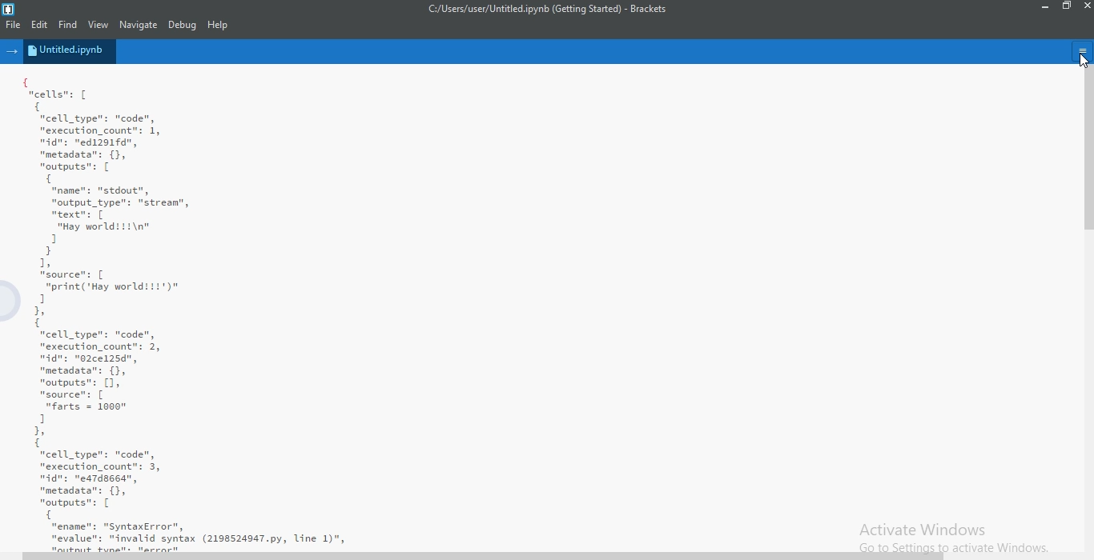 Image resolution: width=1094 pixels, height=560 pixels. Describe the element at coordinates (1043, 7) in the screenshot. I see `minimise` at that location.